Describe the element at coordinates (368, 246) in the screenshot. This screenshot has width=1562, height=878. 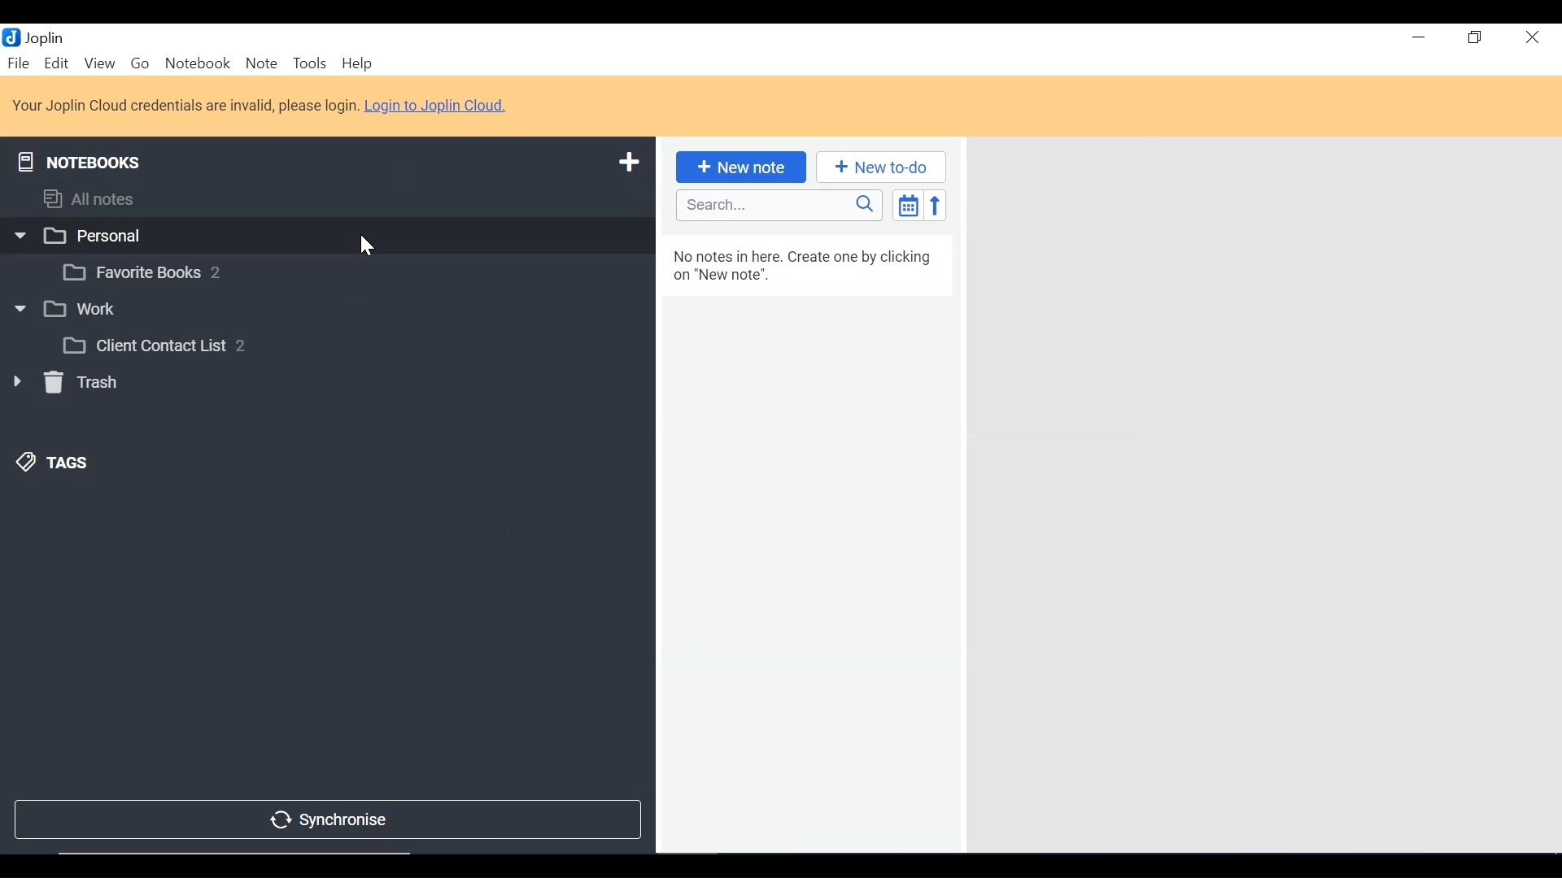
I see `Cursor` at that location.